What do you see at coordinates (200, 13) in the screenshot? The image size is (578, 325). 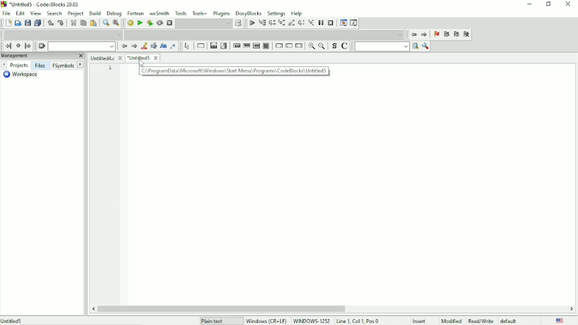 I see `Tools+` at bounding box center [200, 13].